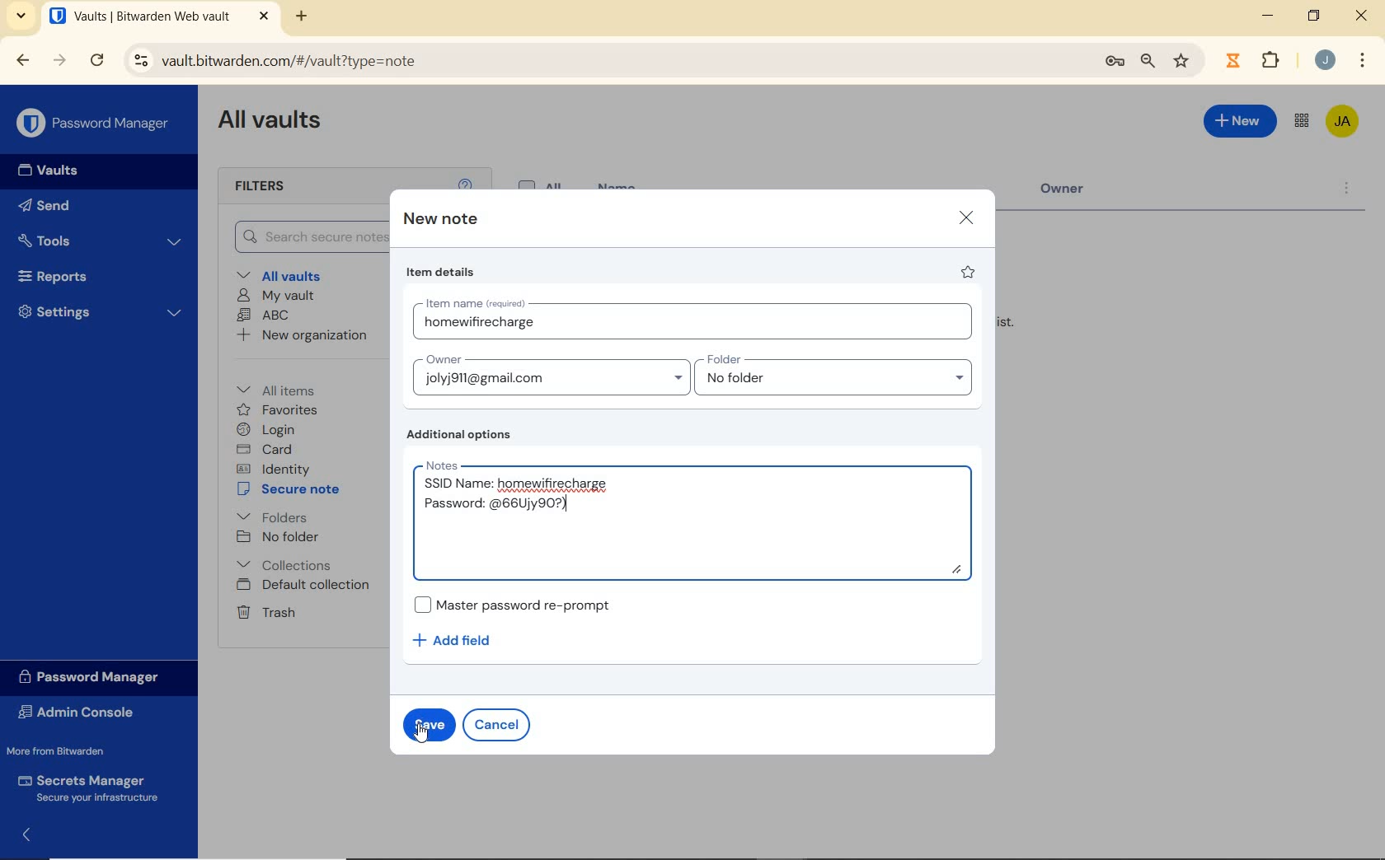  I want to click on All vaults, so click(281, 274).